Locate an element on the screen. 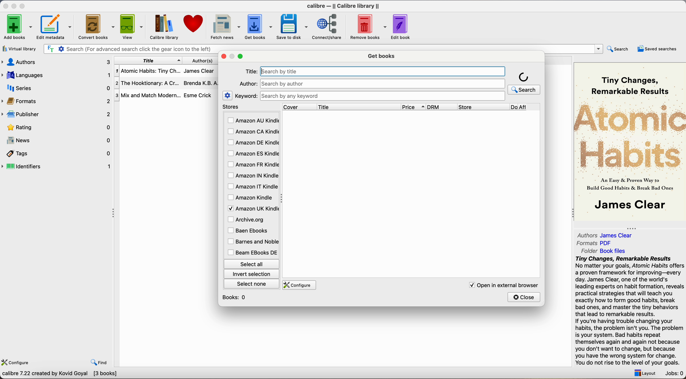 Image resolution: width=686 pixels, height=379 pixels. select all is located at coordinates (251, 263).